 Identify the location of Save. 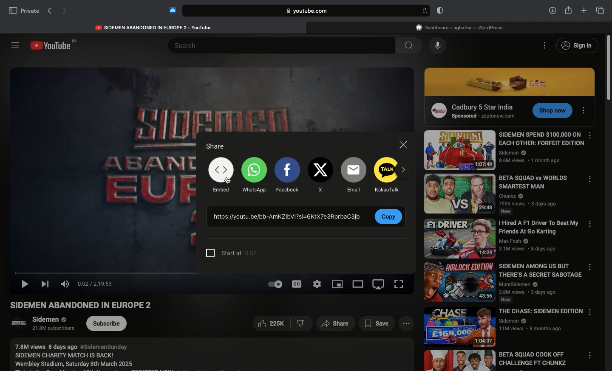
(378, 324).